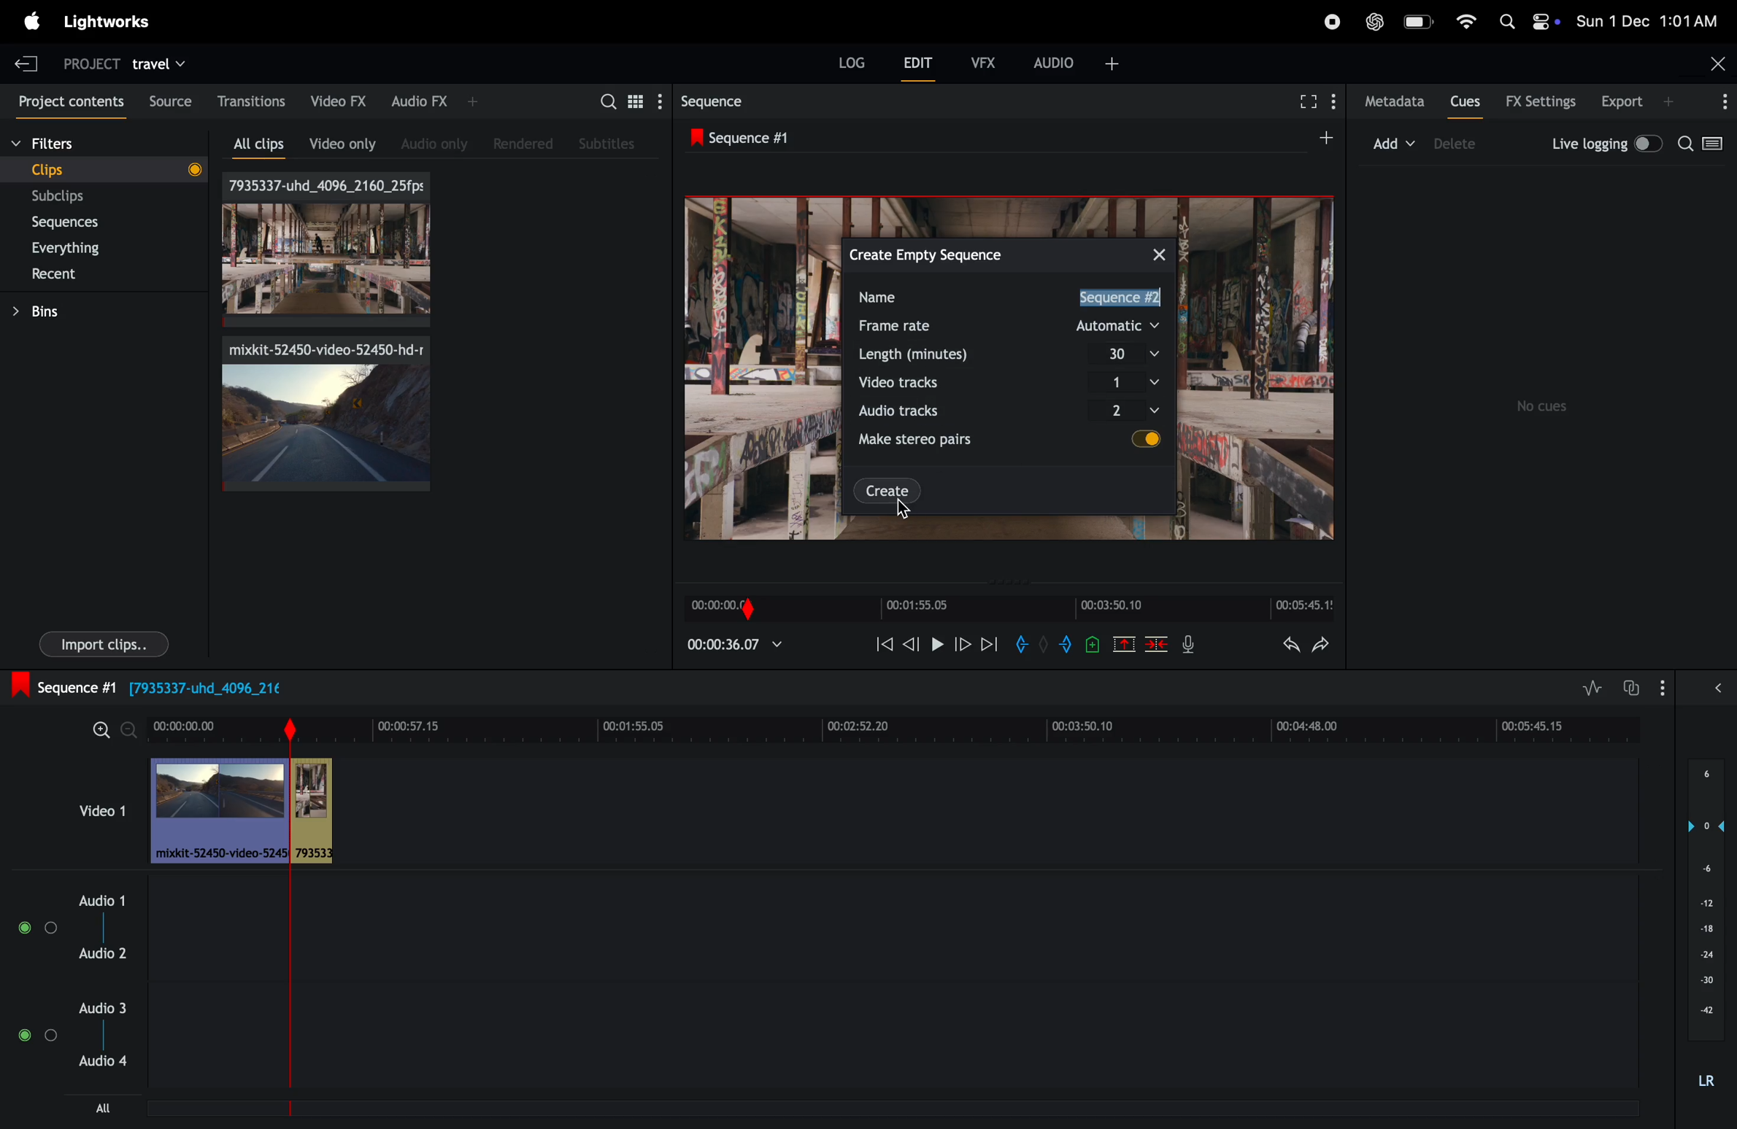 The width and height of the screenshot is (1737, 1129). I want to click on Fx settings, so click(1540, 101).